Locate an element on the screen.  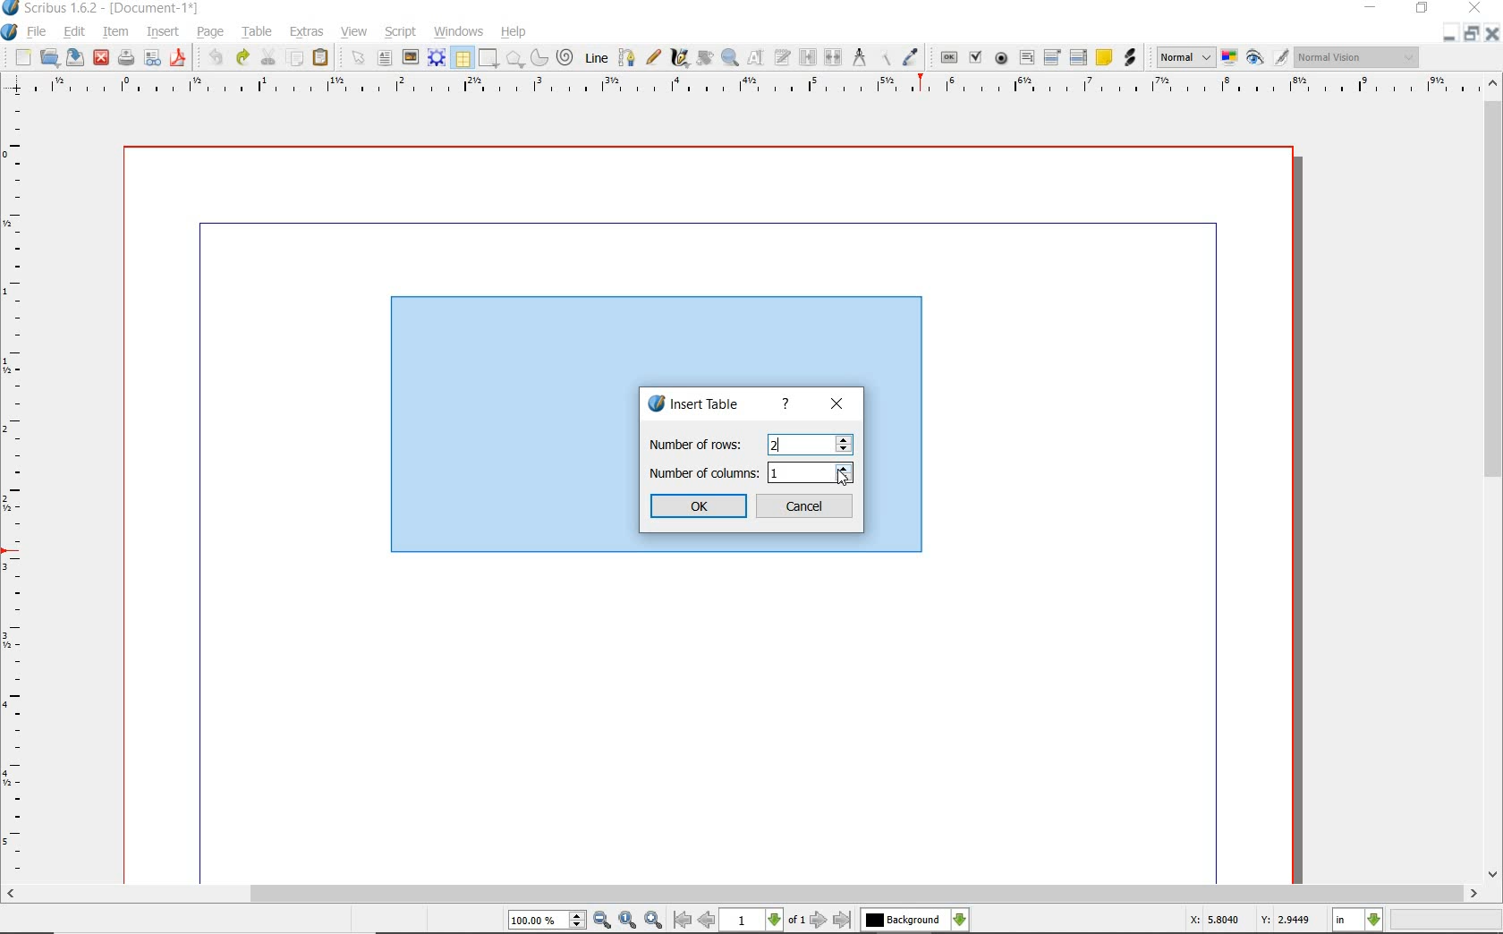
help is located at coordinates (514, 32).